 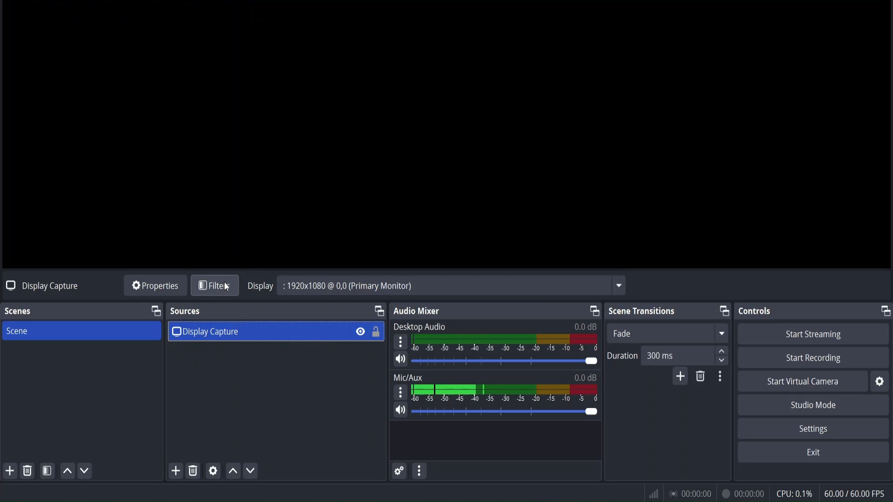 What do you see at coordinates (592, 311) in the screenshot?
I see `change tab layout` at bounding box center [592, 311].